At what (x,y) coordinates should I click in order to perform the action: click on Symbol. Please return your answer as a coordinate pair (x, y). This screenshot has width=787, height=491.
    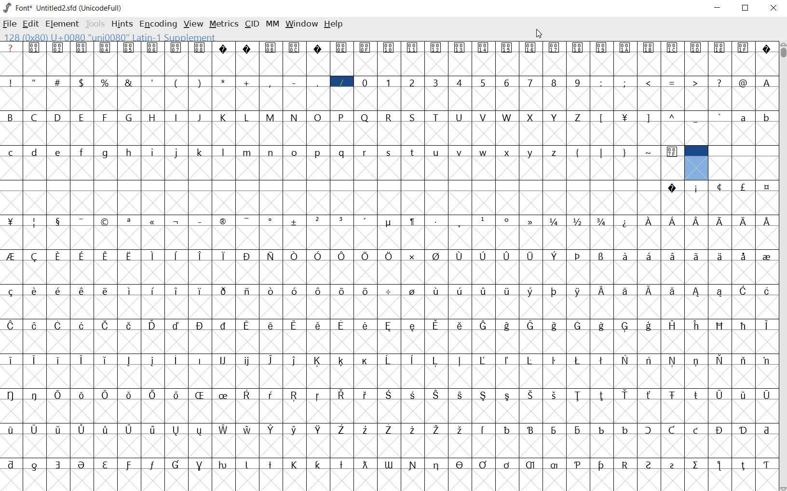
    Looking at the image, I should click on (295, 291).